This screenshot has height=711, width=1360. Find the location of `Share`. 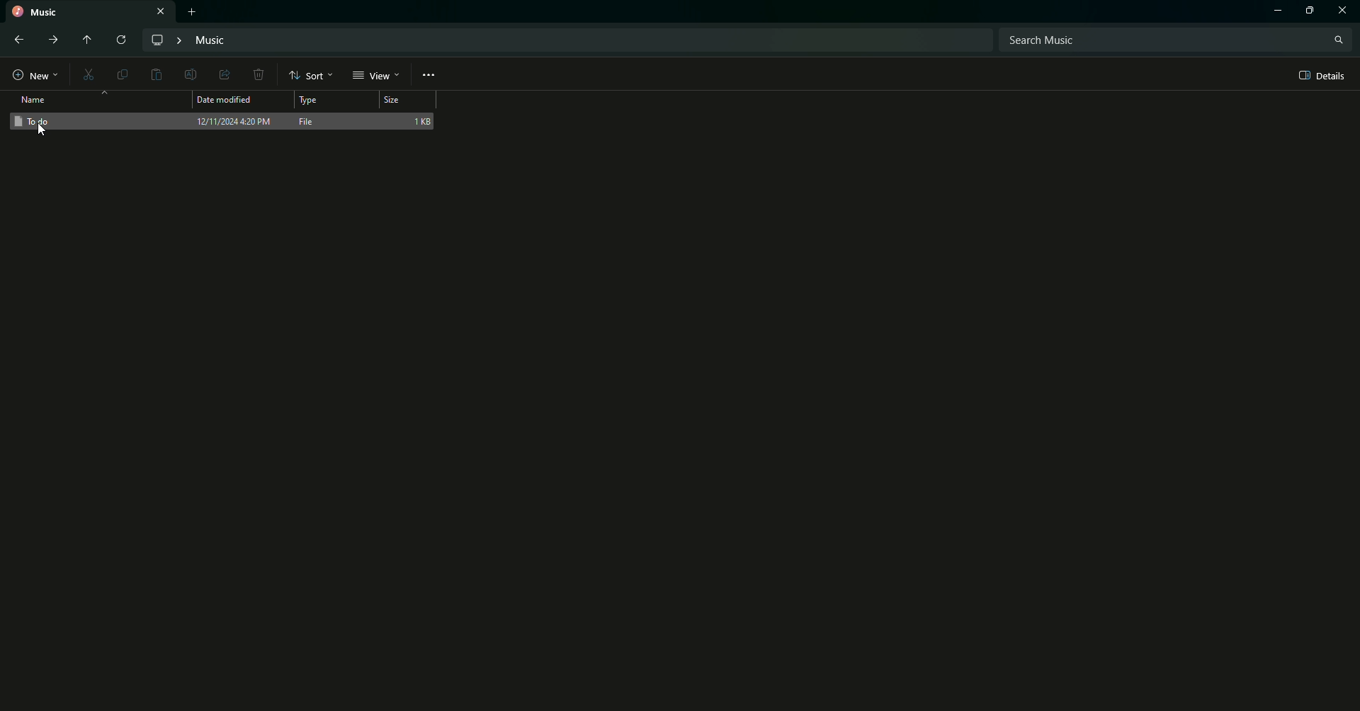

Share is located at coordinates (228, 75).